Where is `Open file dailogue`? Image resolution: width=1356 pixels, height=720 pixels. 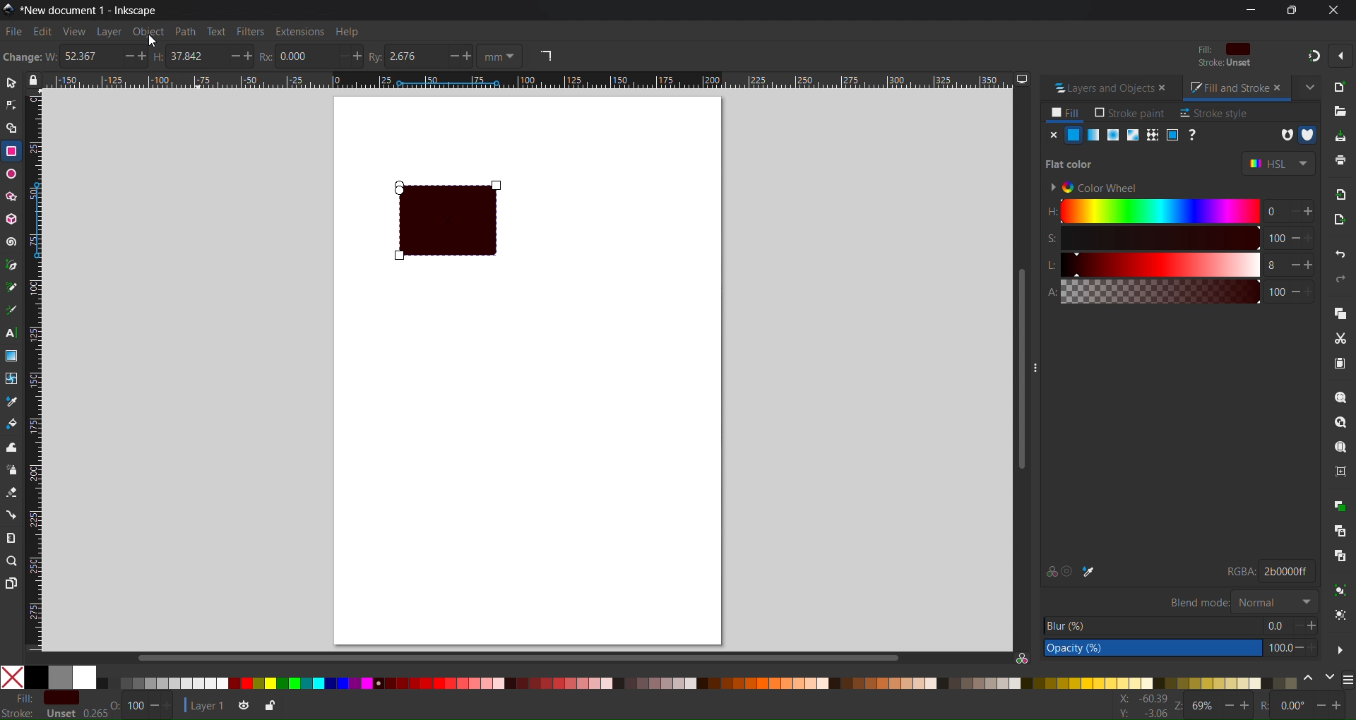 Open file dailogue is located at coordinates (1340, 109).